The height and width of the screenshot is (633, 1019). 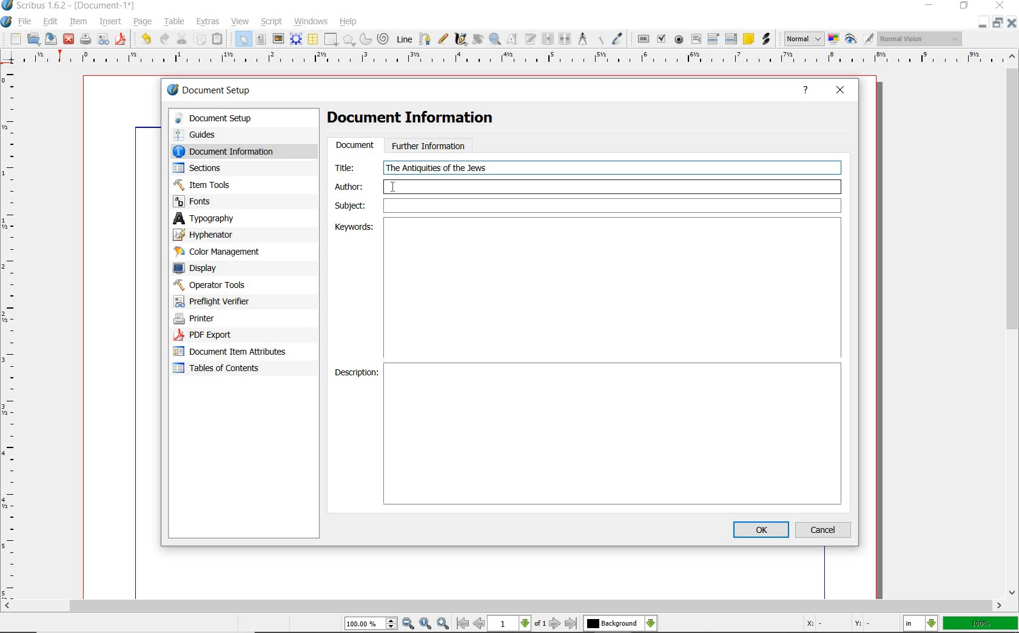 What do you see at coordinates (714, 39) in the screenshot?
I see `pdf combo box` at bounding box center [714, 39].